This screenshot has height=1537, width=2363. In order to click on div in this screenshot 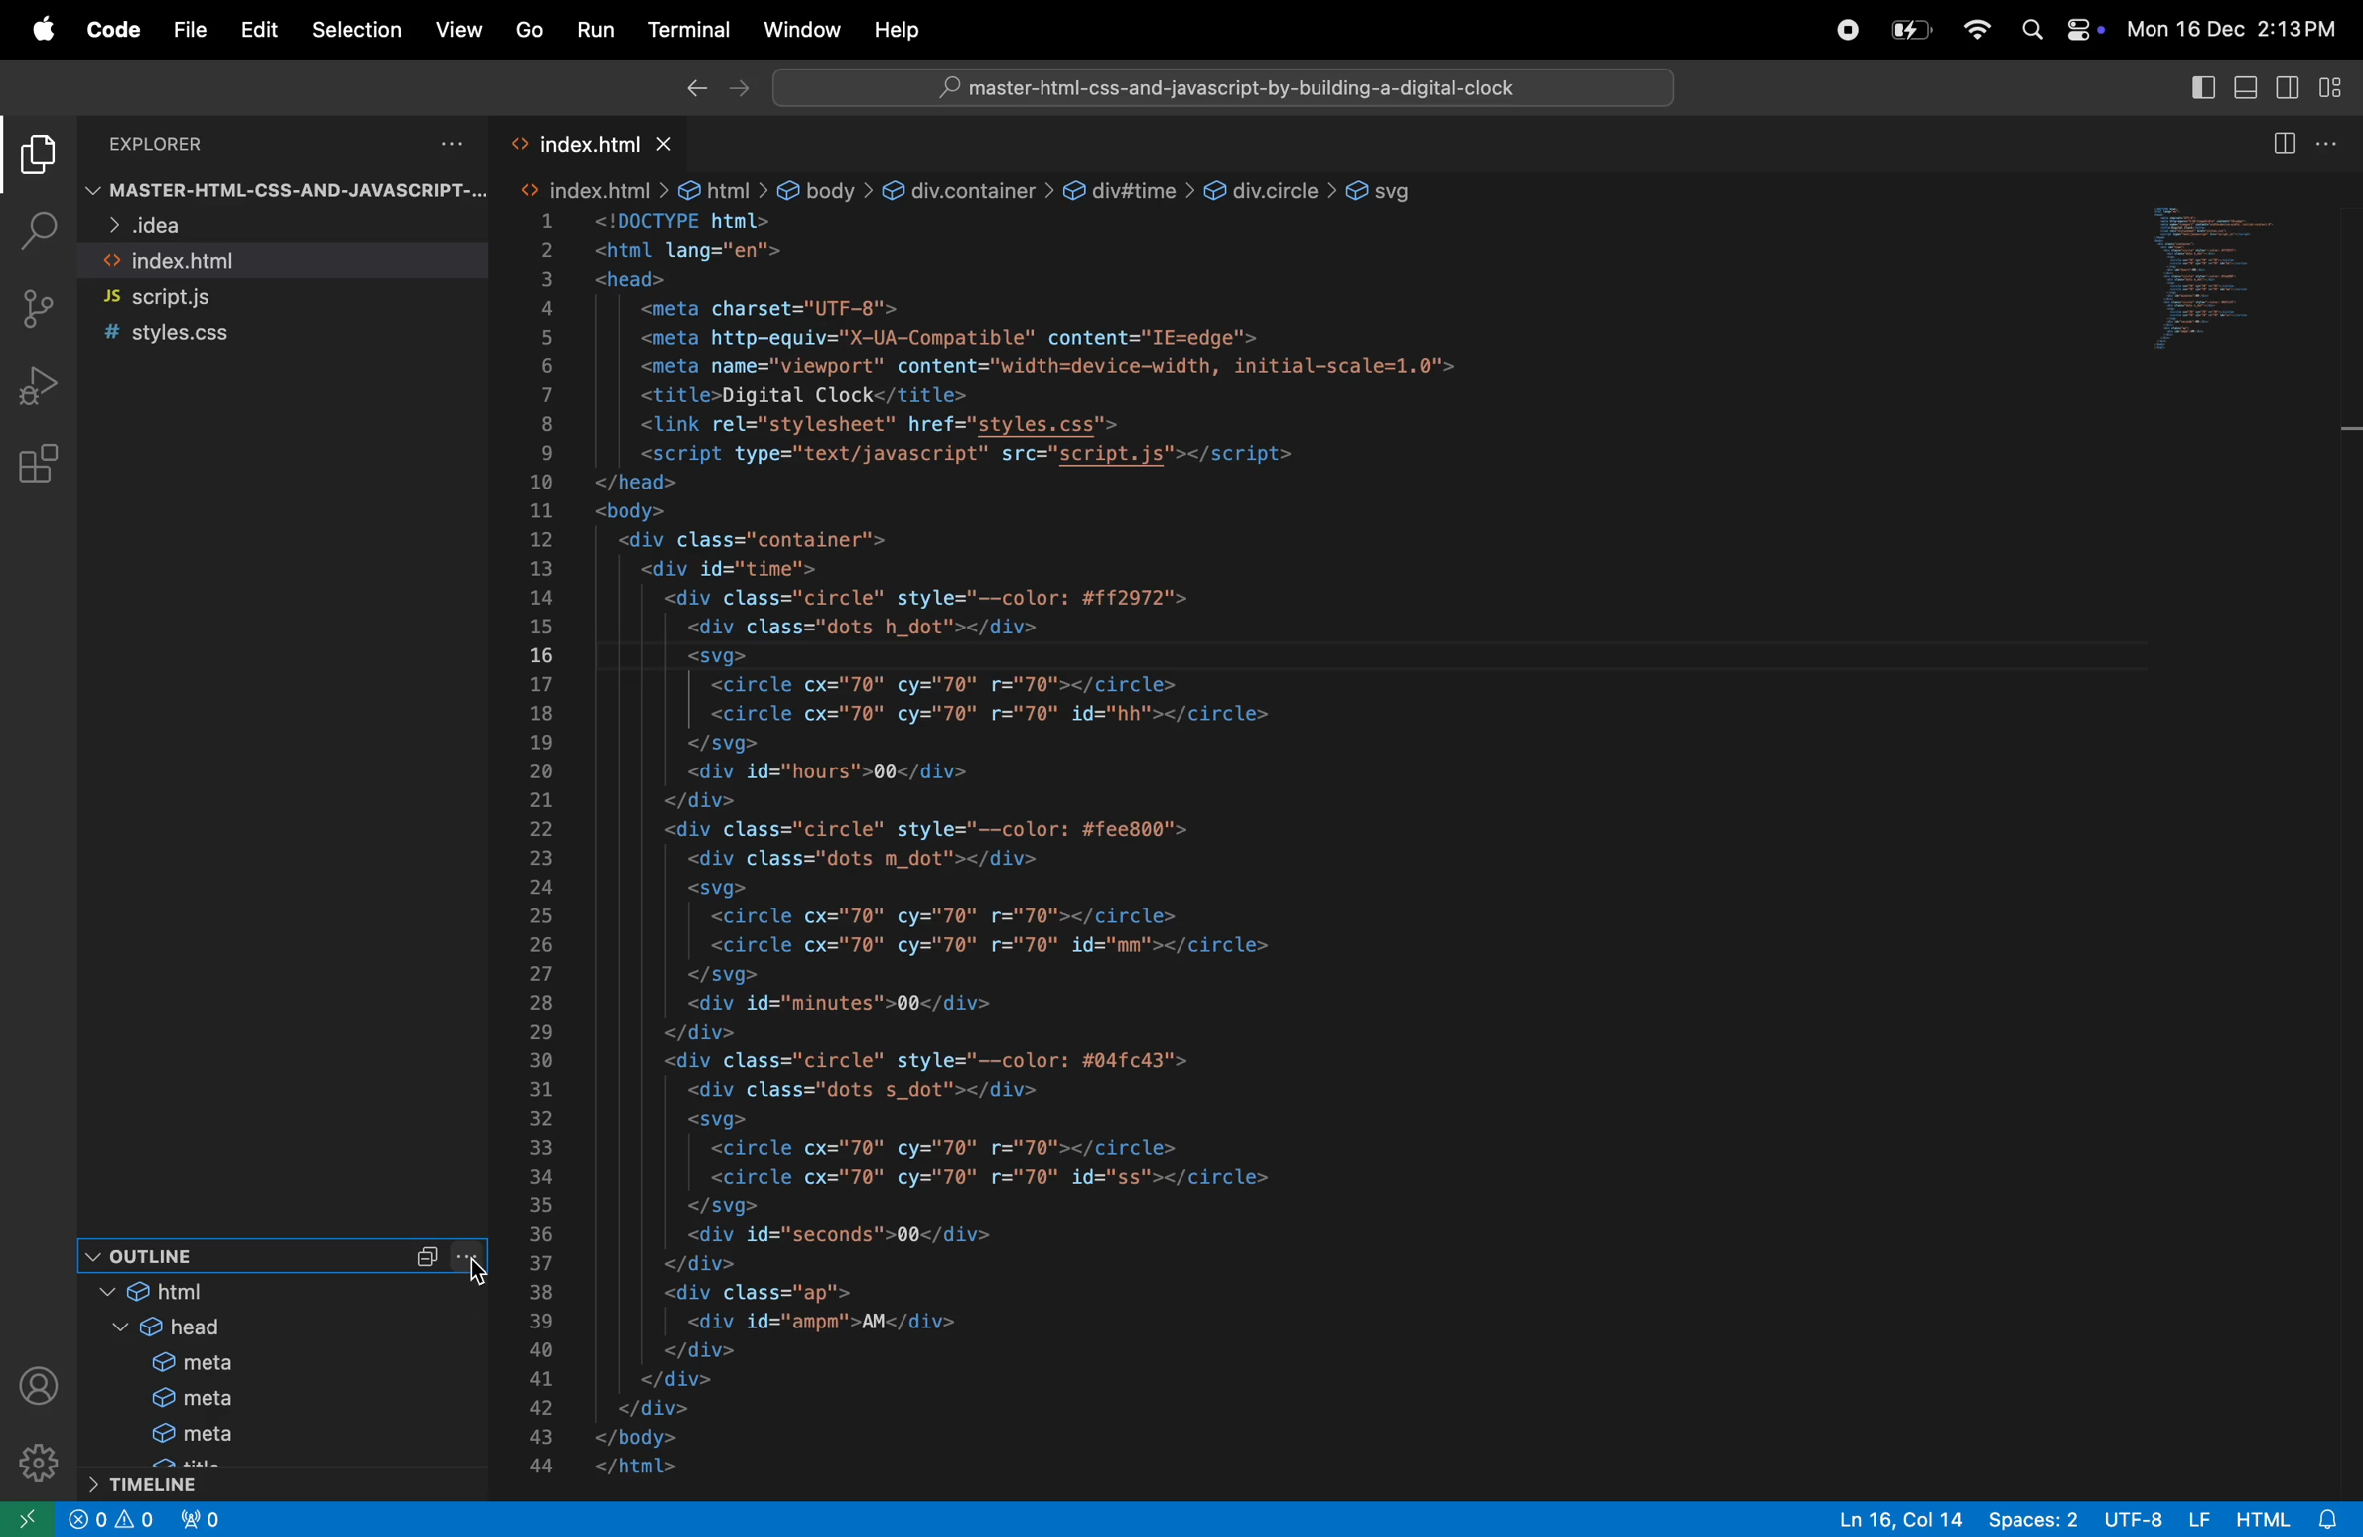, I will do `click(1129, 191)`.